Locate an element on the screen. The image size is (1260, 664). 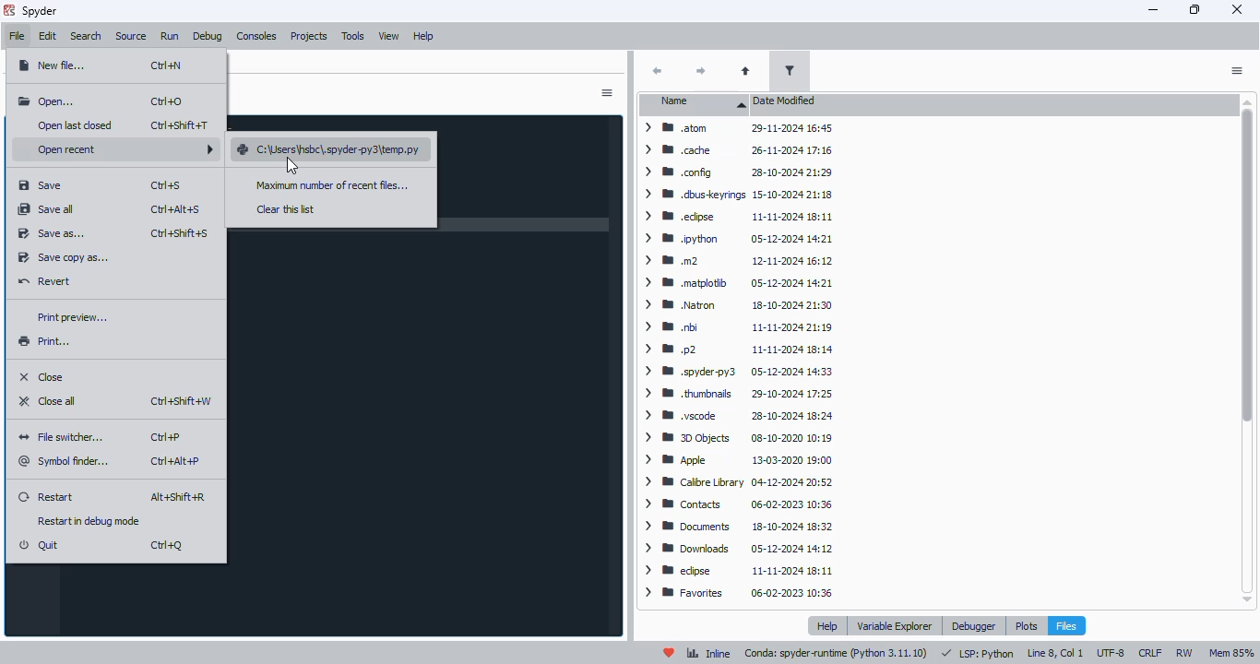
> BB atom 29-11-2024 16:45 is located at coordinates (739, 128).